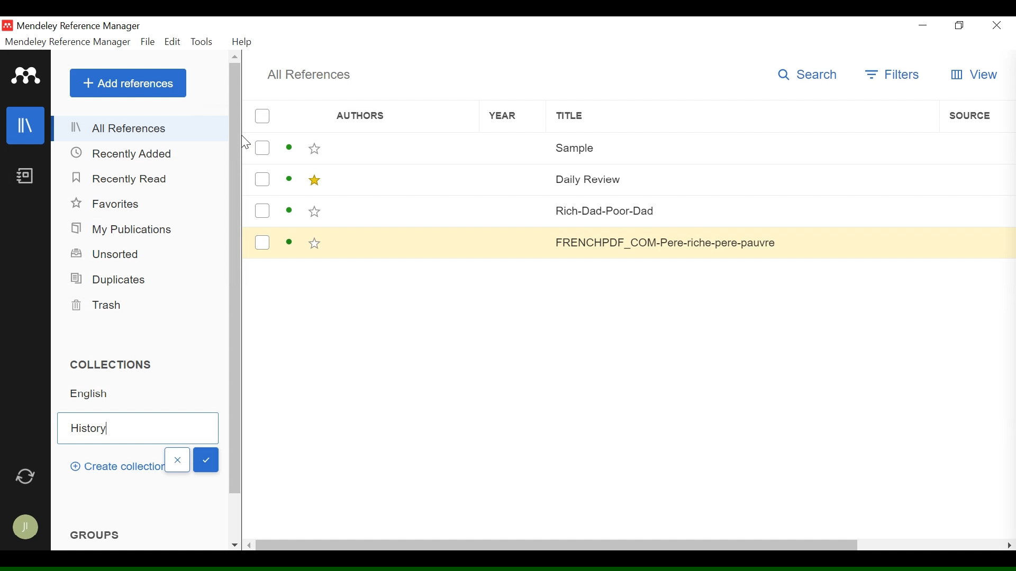 This screenshot has height=571, width=1016. Describe the element at coordinates (128, 83) in the screenshot. I see `Add References` at that location.